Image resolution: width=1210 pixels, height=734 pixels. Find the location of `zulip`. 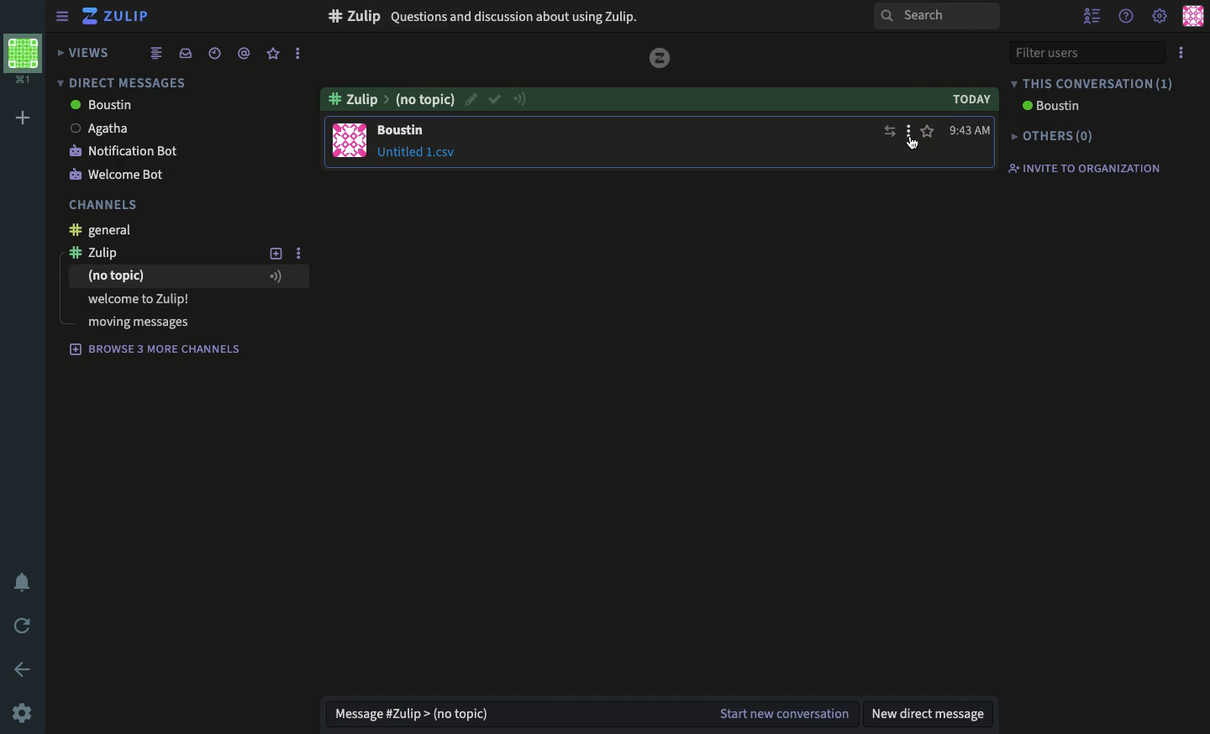

zulip is located at coordinates (661, 55).